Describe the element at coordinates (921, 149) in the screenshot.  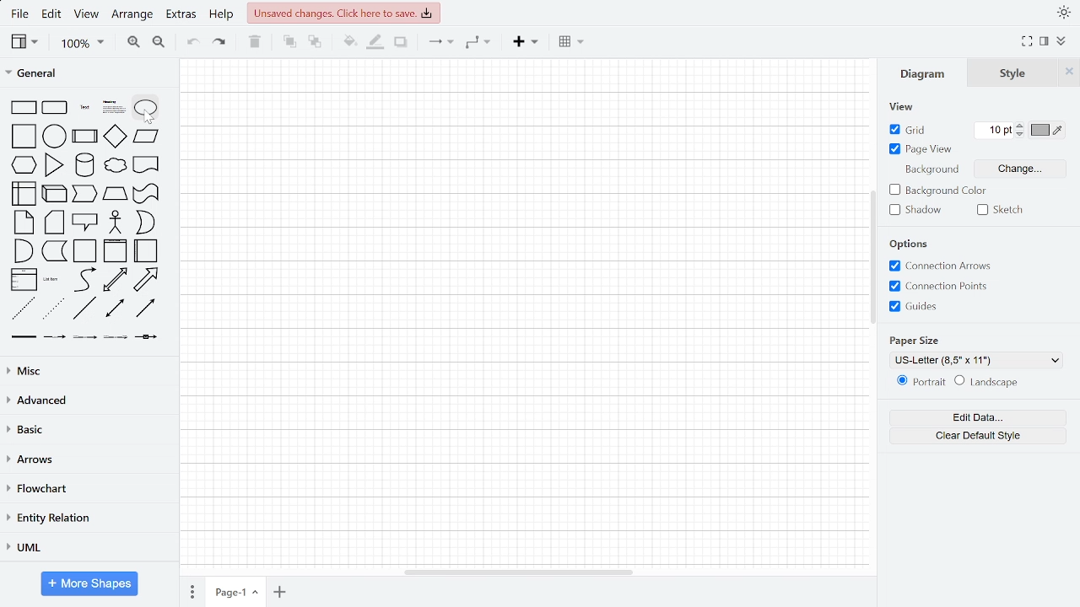
I see `Page view` at that location.